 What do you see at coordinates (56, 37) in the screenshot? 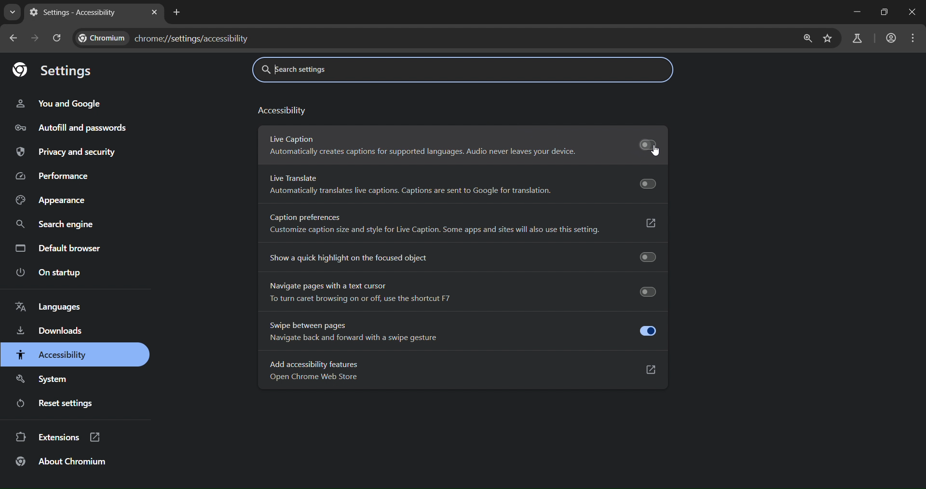
I see `reload page` at bounding box center [56, 37].